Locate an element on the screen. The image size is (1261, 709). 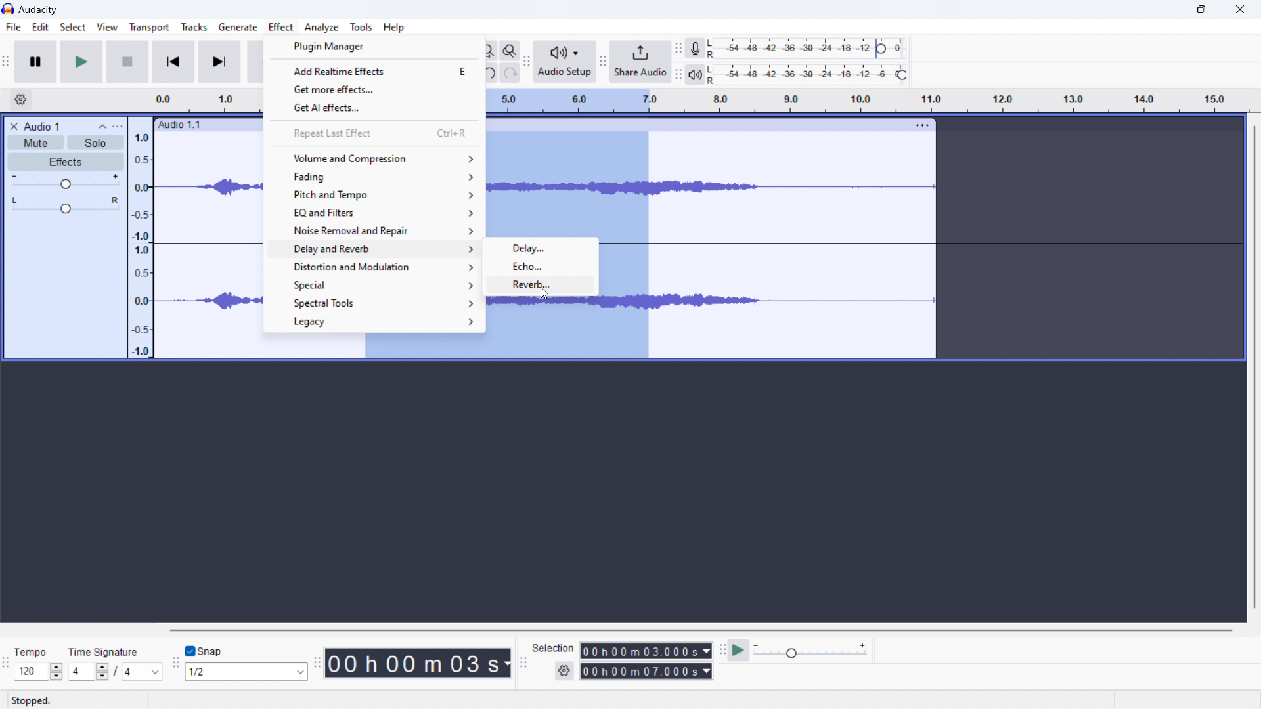
share audio is located at coordinates (641, 62).